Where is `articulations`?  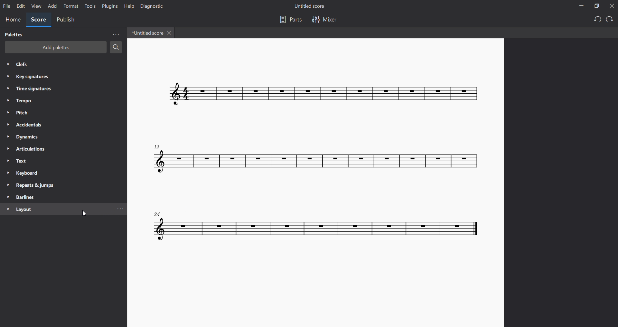
articulations is located at coordinates (26, 149).